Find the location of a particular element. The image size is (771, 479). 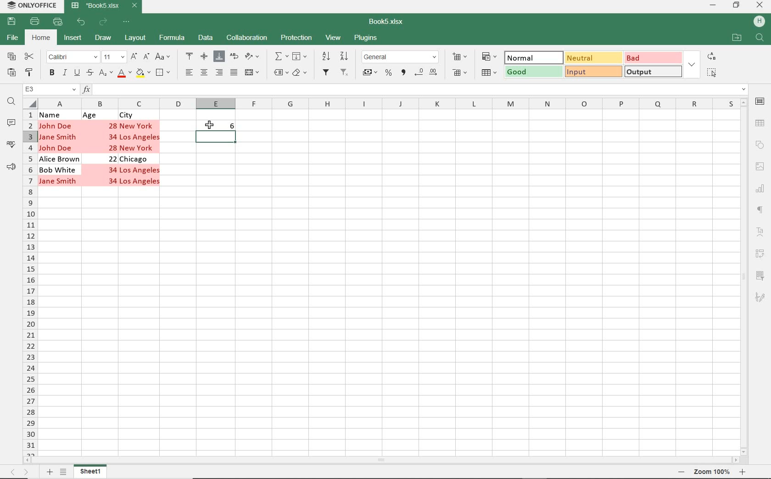

CLEAR is located at coordinates (302, 73).